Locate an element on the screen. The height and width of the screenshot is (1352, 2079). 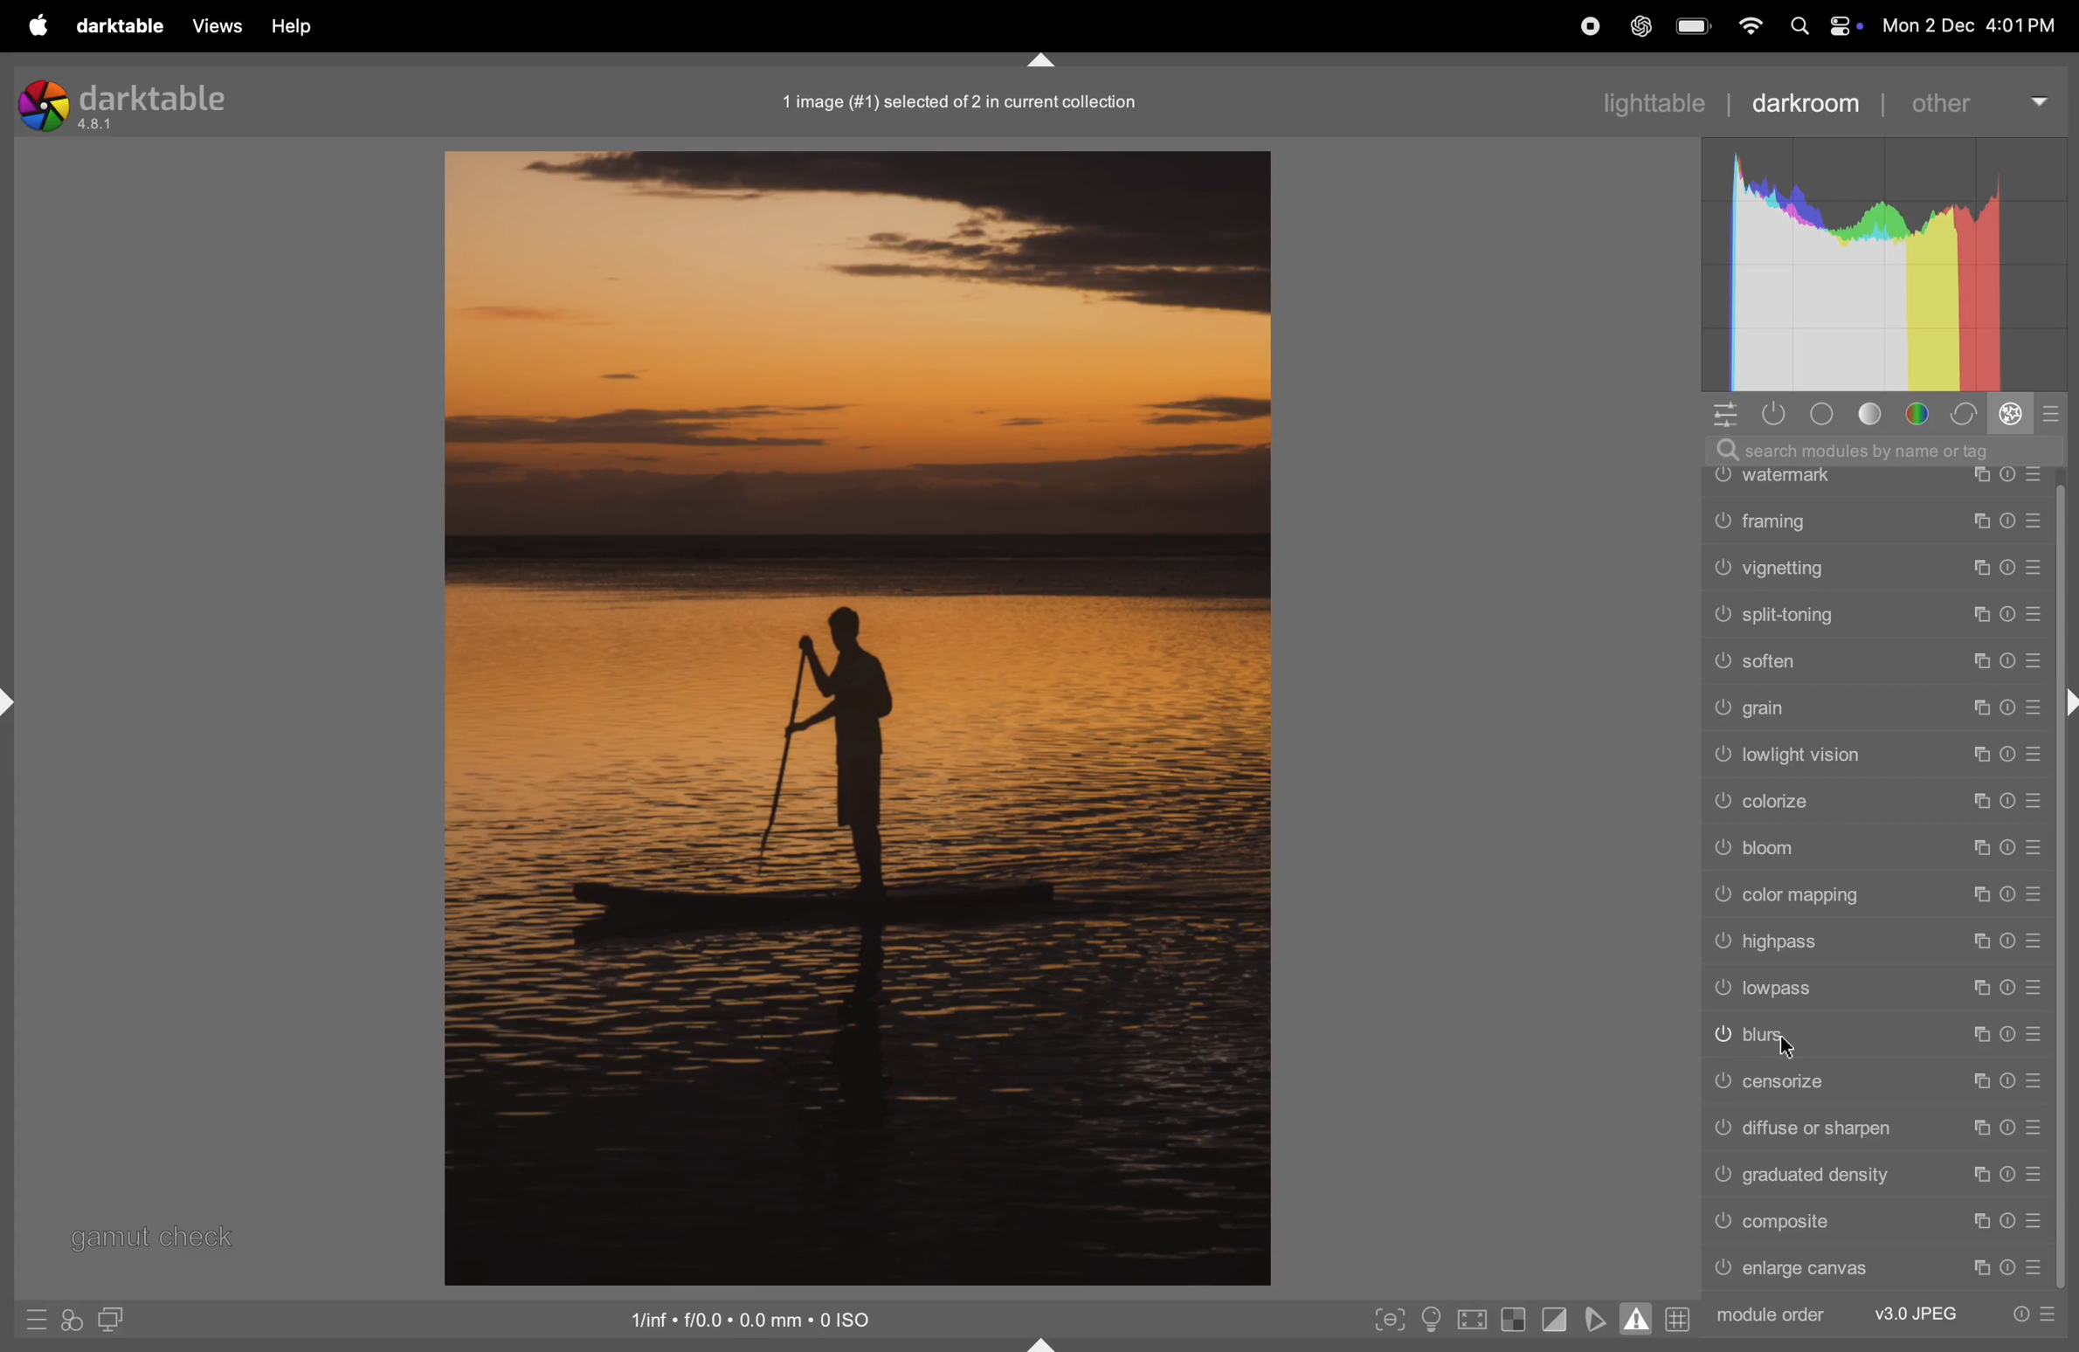
quick acess to panel is located at coordinates (1722, 417).